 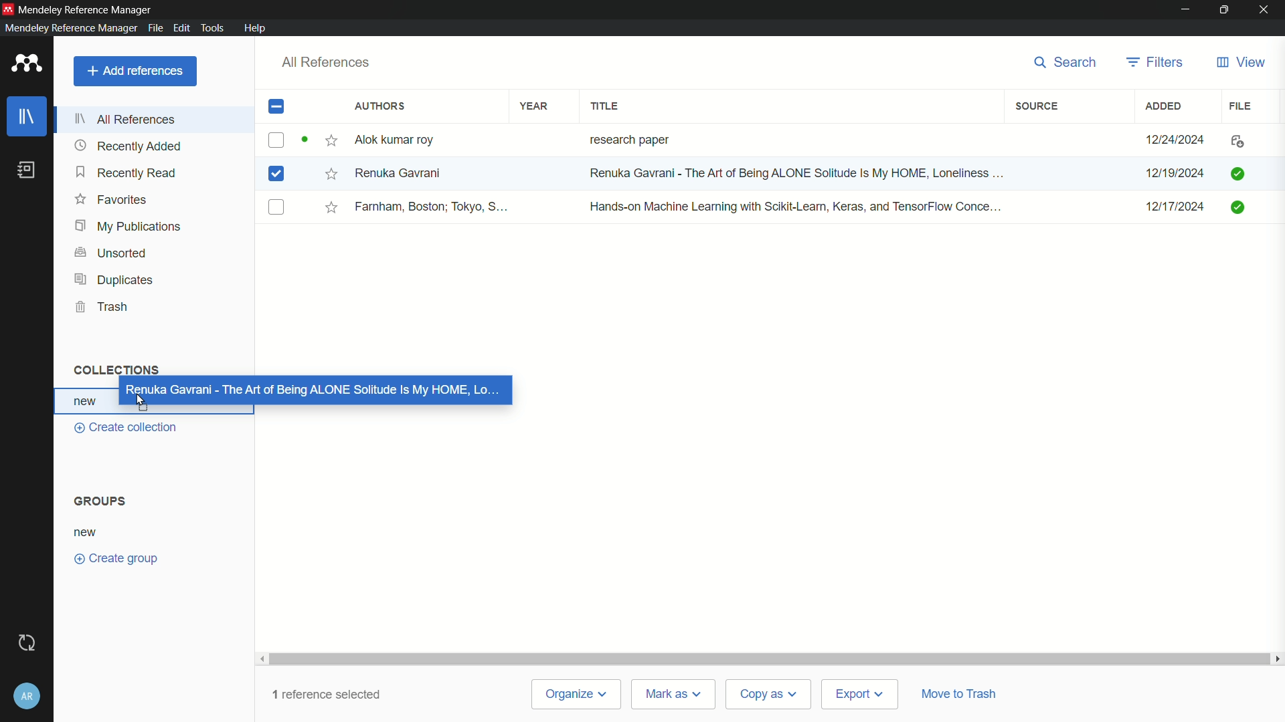 I want to click on Renuka Gavrani - The Art of Being ALONE Solitude is My HOME, Lo..., so click(x=317, y=393).